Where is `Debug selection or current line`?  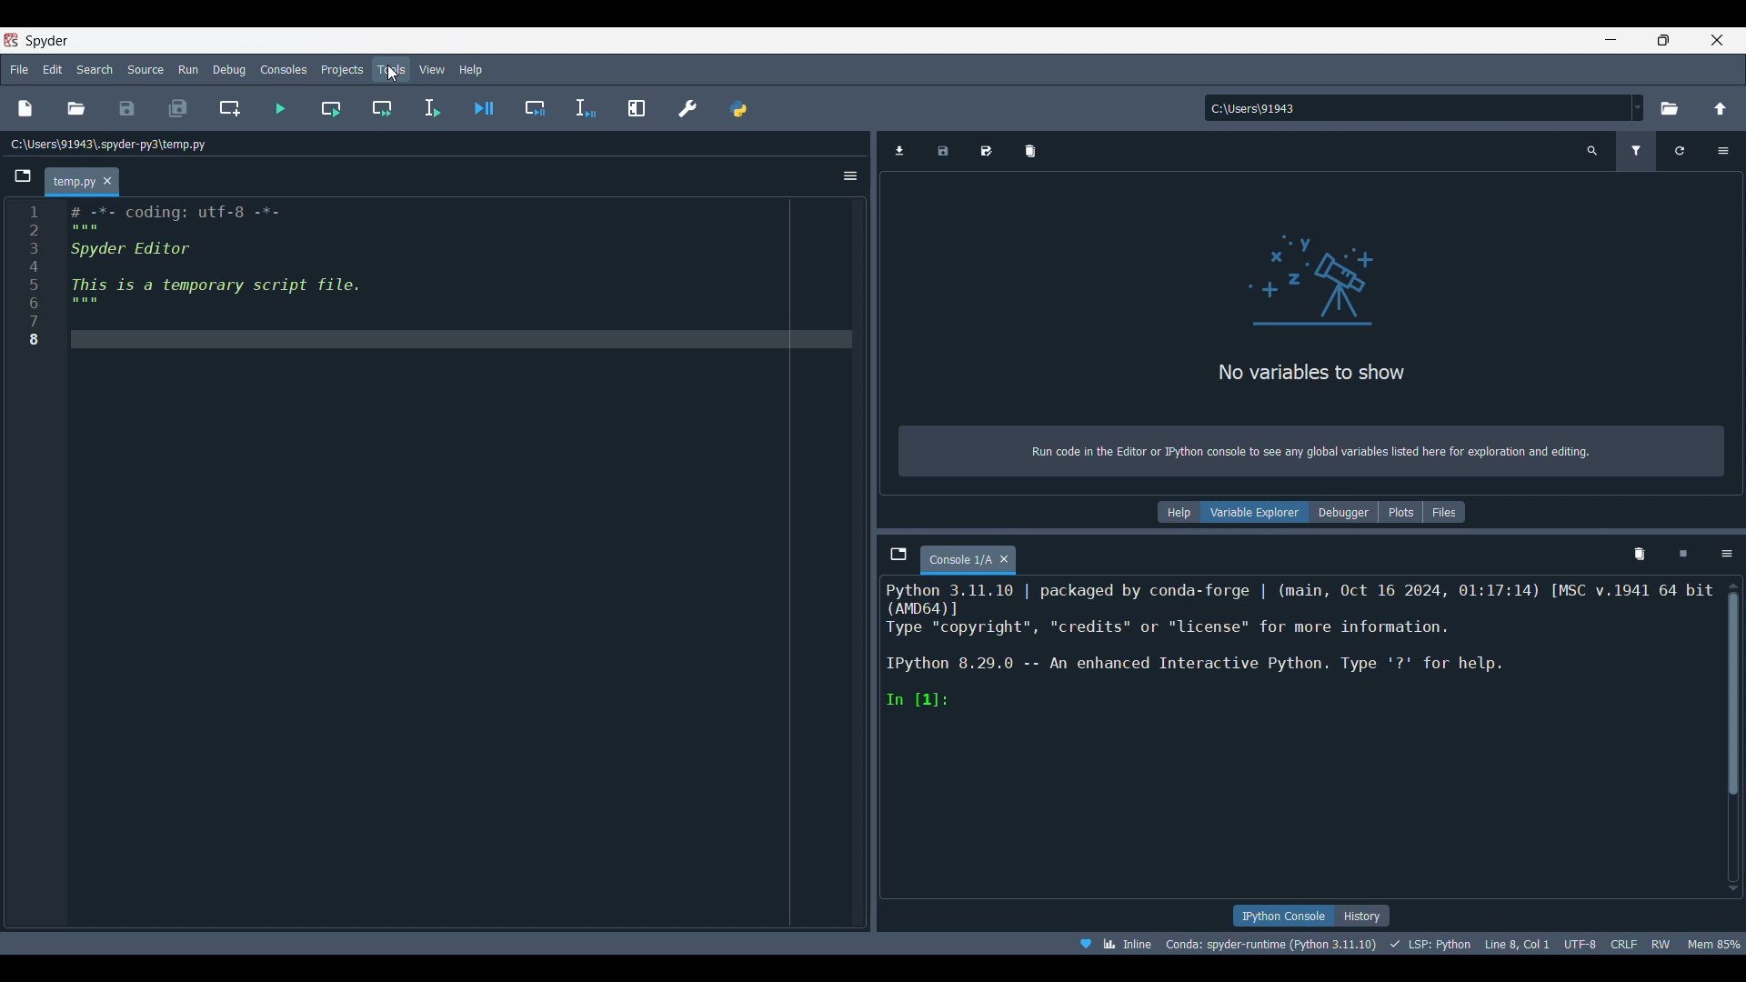
Debug selection or current line is located at coordinates (586, 108).